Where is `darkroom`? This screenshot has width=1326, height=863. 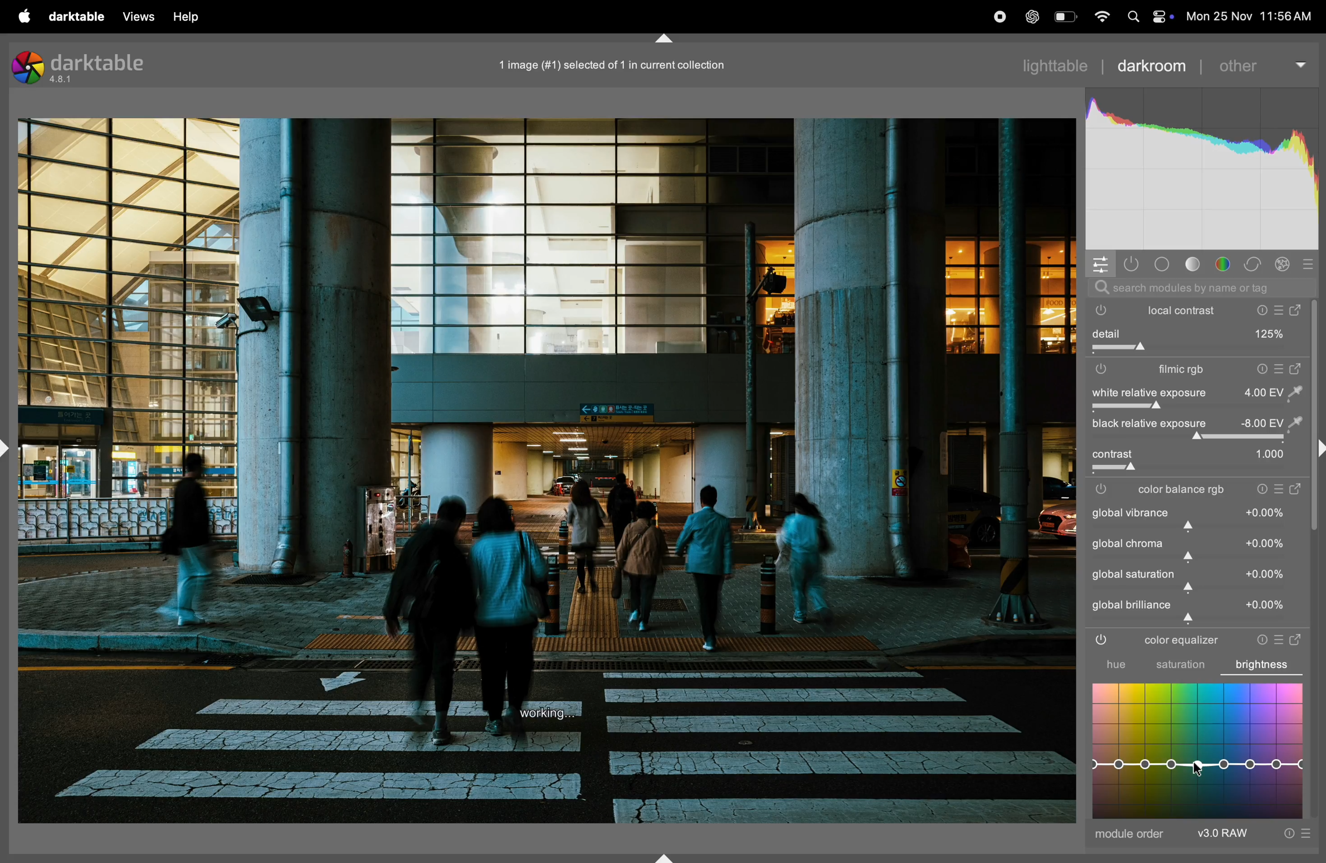
darkroom is located at coordinates (1152, 64).